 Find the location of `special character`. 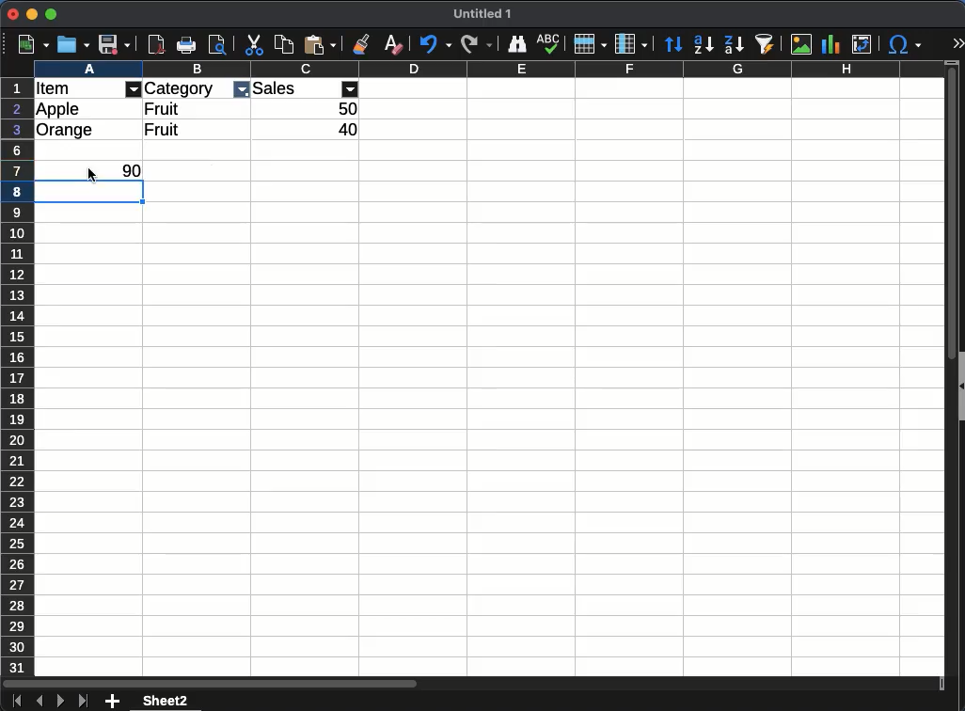

special character is located at coordinates (906, 46).